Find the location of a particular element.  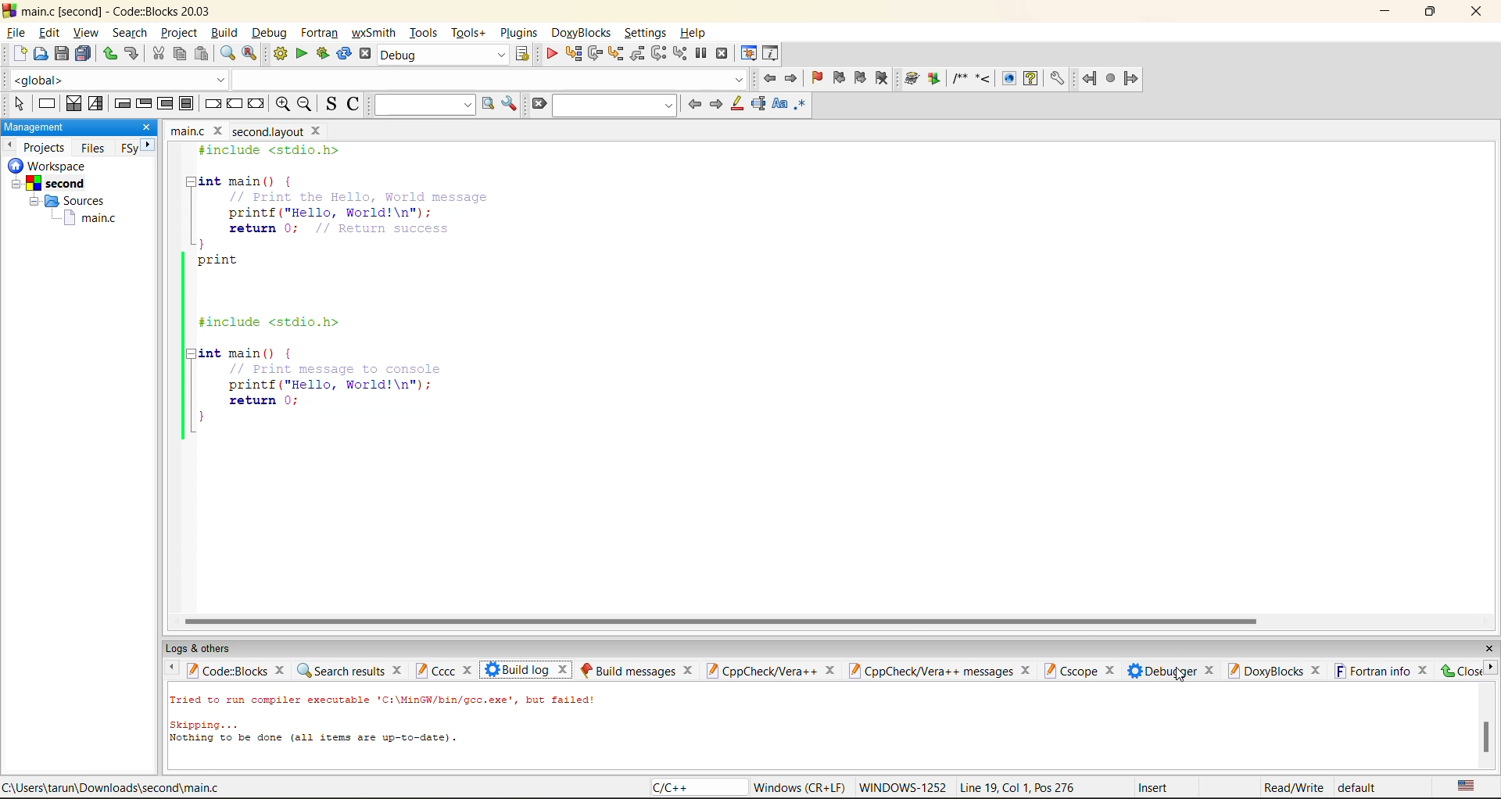

select is located at coordinates (15, 106).